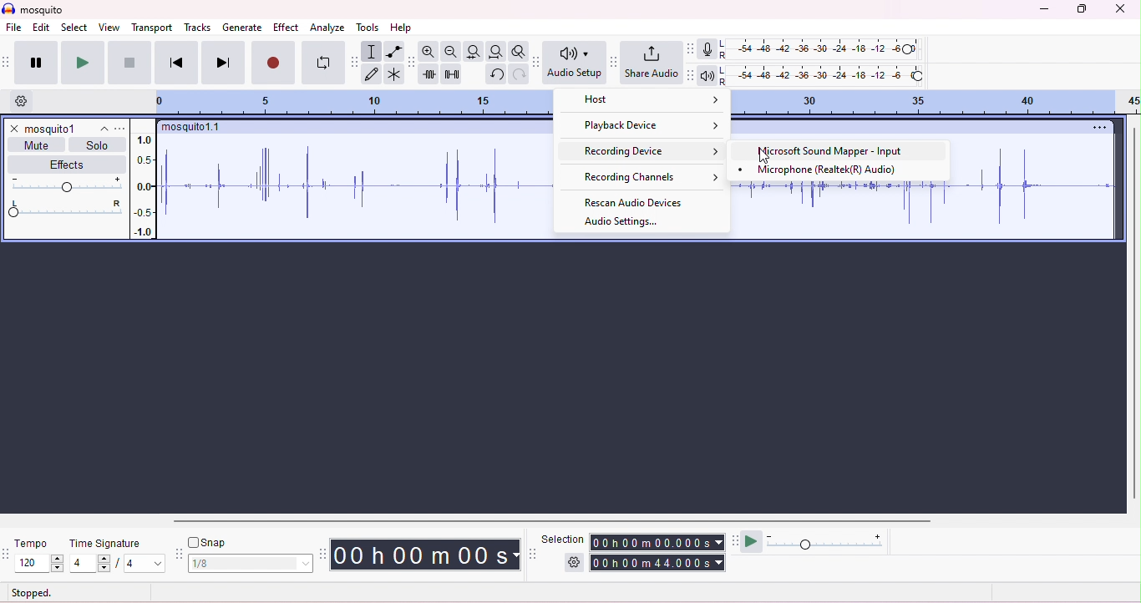 The image size is (1141, 603). What do you see at coordinates (647, 150) in the screenshot?
I see `recording device` at bounding box center [647, 150].